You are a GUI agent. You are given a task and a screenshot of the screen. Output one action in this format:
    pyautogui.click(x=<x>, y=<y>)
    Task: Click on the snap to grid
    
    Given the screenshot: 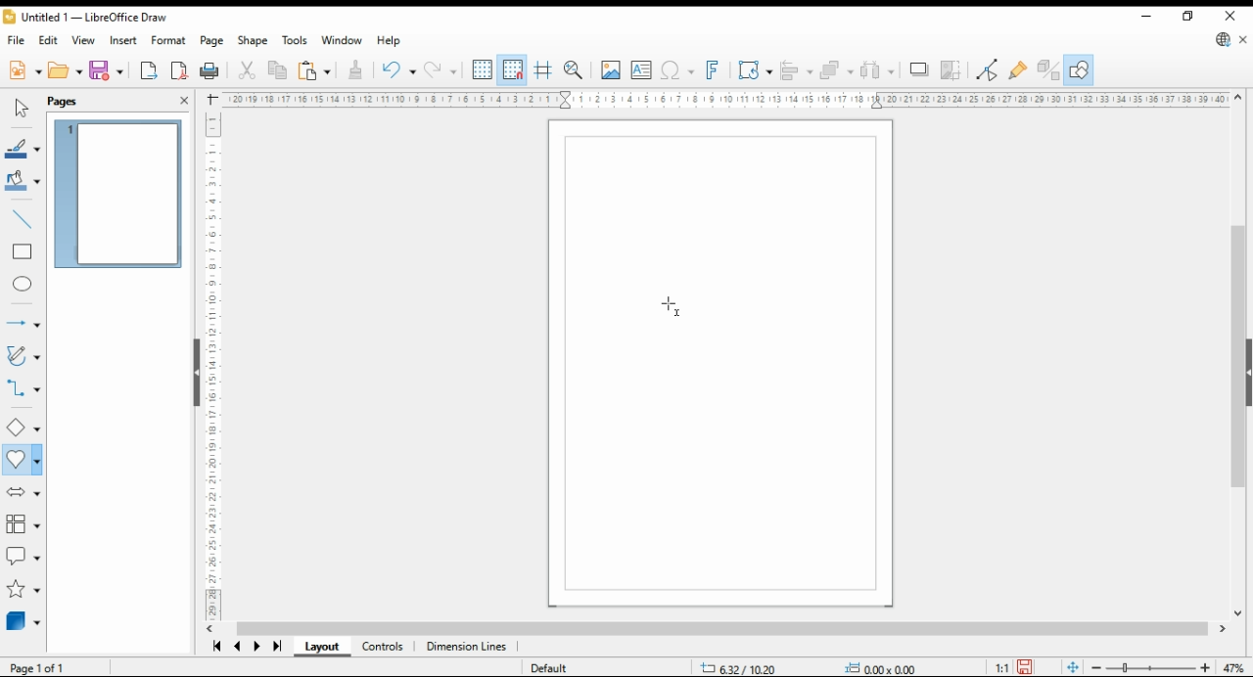 What is the action you would take?
    pyautogui.click(x=513, y=68)
    